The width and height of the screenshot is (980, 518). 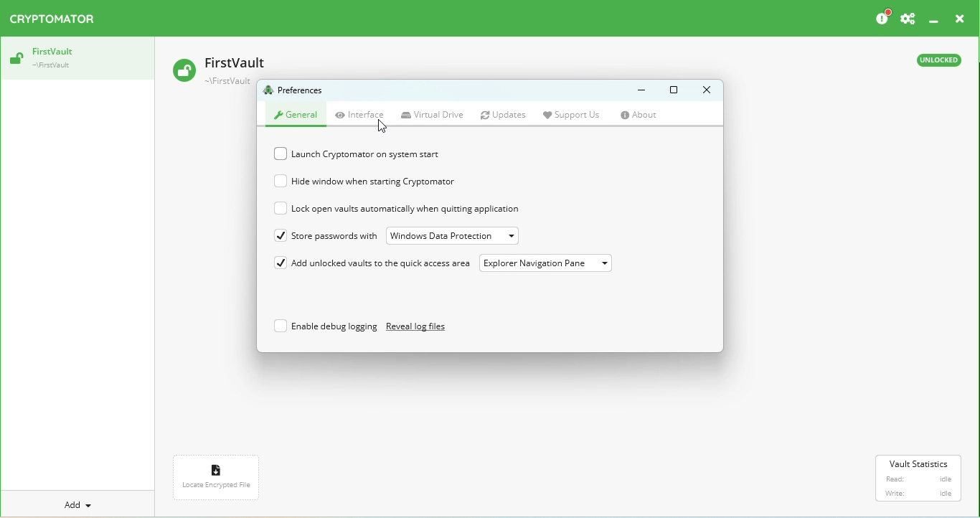 What do you see at coordinates (322, 328) in the screenshot?
I see `Enable debug logging` at bounding box center [322, 328].